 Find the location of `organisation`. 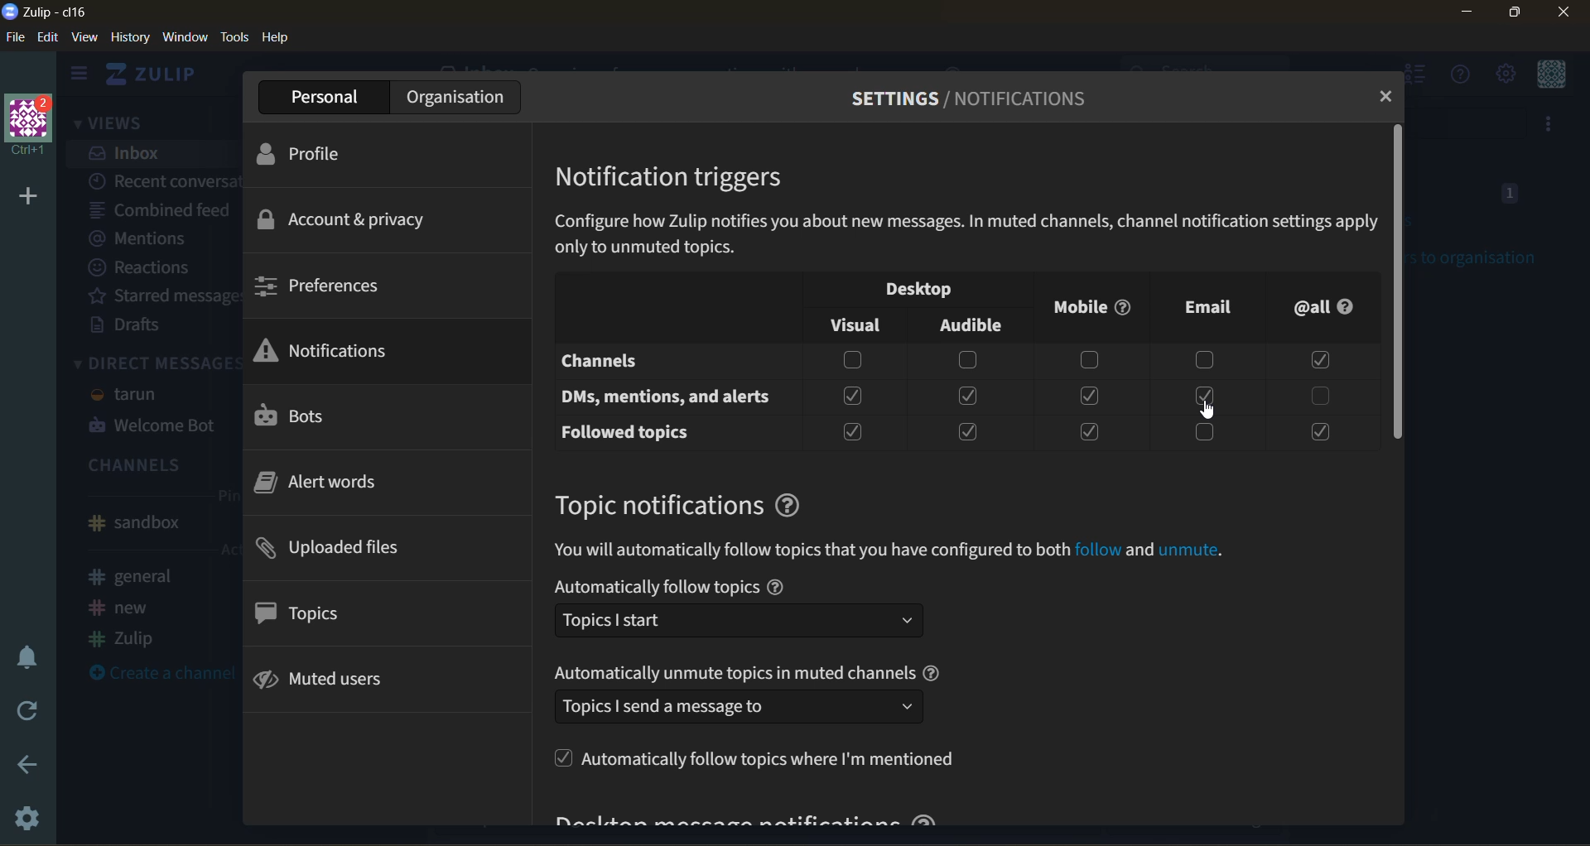

organisation is located at coordinates (452, 98).